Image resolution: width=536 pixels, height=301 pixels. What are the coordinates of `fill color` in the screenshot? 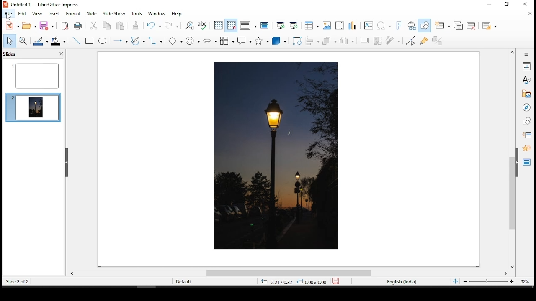 It's located at (59, 41).